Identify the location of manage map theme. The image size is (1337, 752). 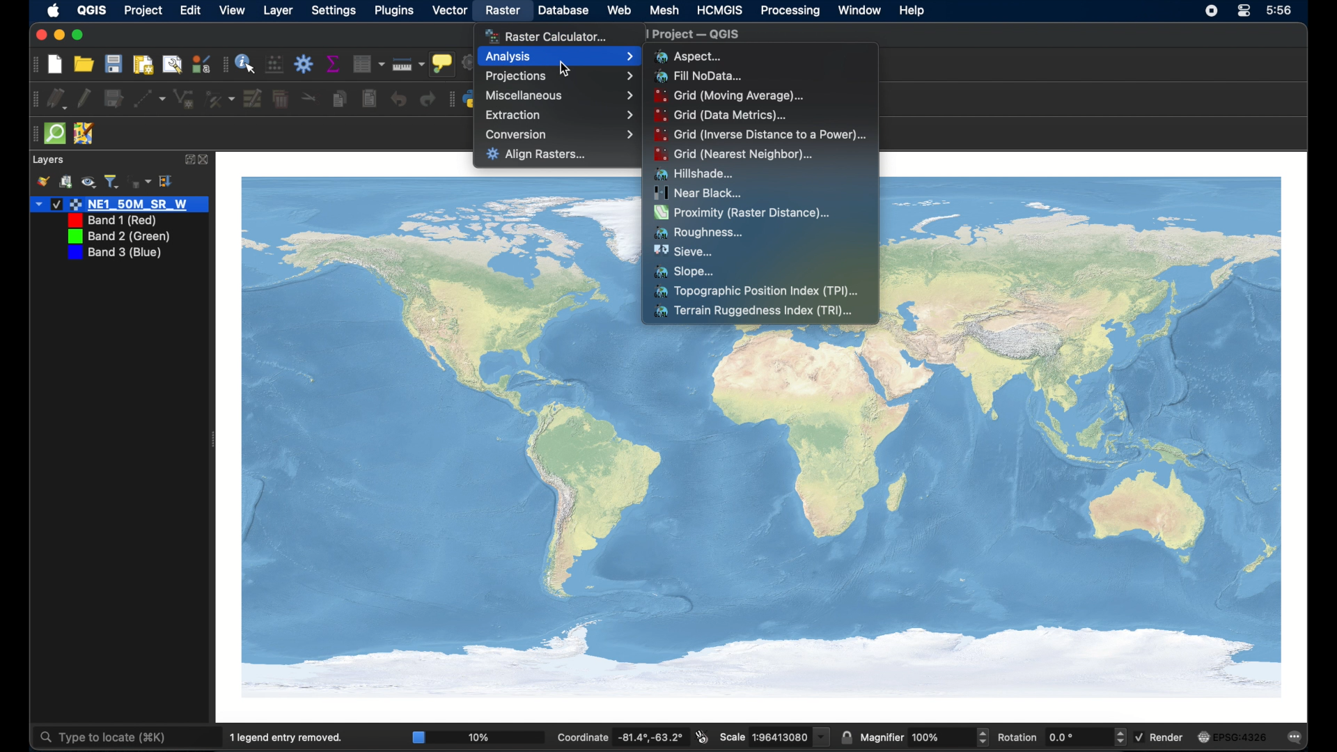
(89, 183).